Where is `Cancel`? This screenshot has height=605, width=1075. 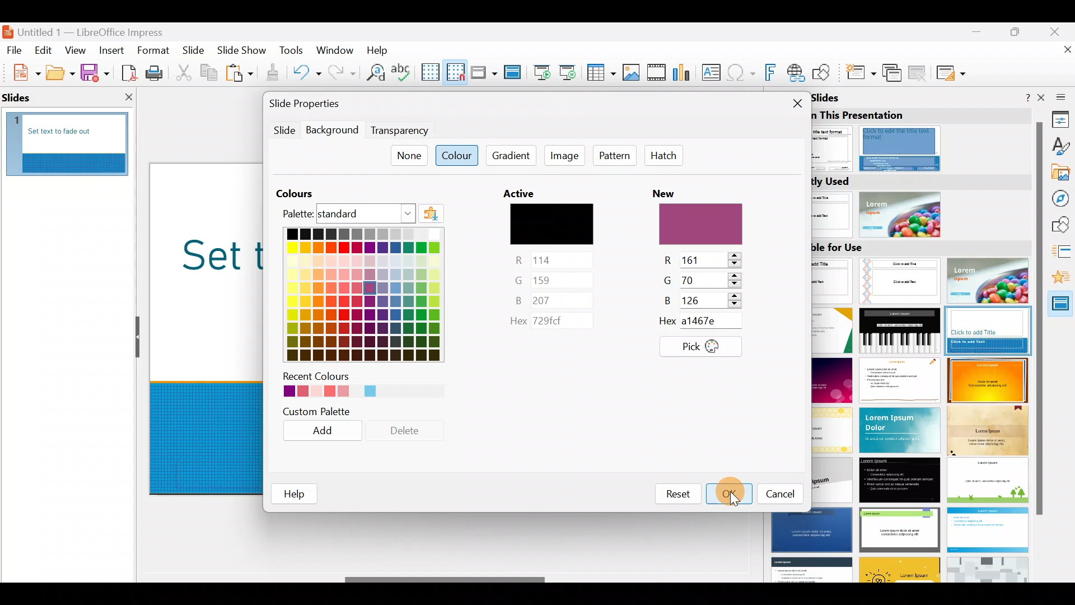
Cancel is located at coordinates (776, 494).